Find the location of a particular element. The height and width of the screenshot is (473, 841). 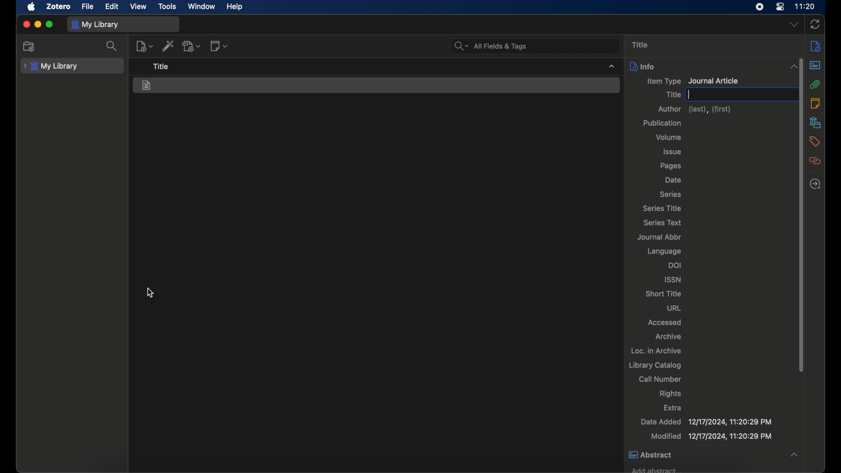

short title is located at coordinates (663, 293).